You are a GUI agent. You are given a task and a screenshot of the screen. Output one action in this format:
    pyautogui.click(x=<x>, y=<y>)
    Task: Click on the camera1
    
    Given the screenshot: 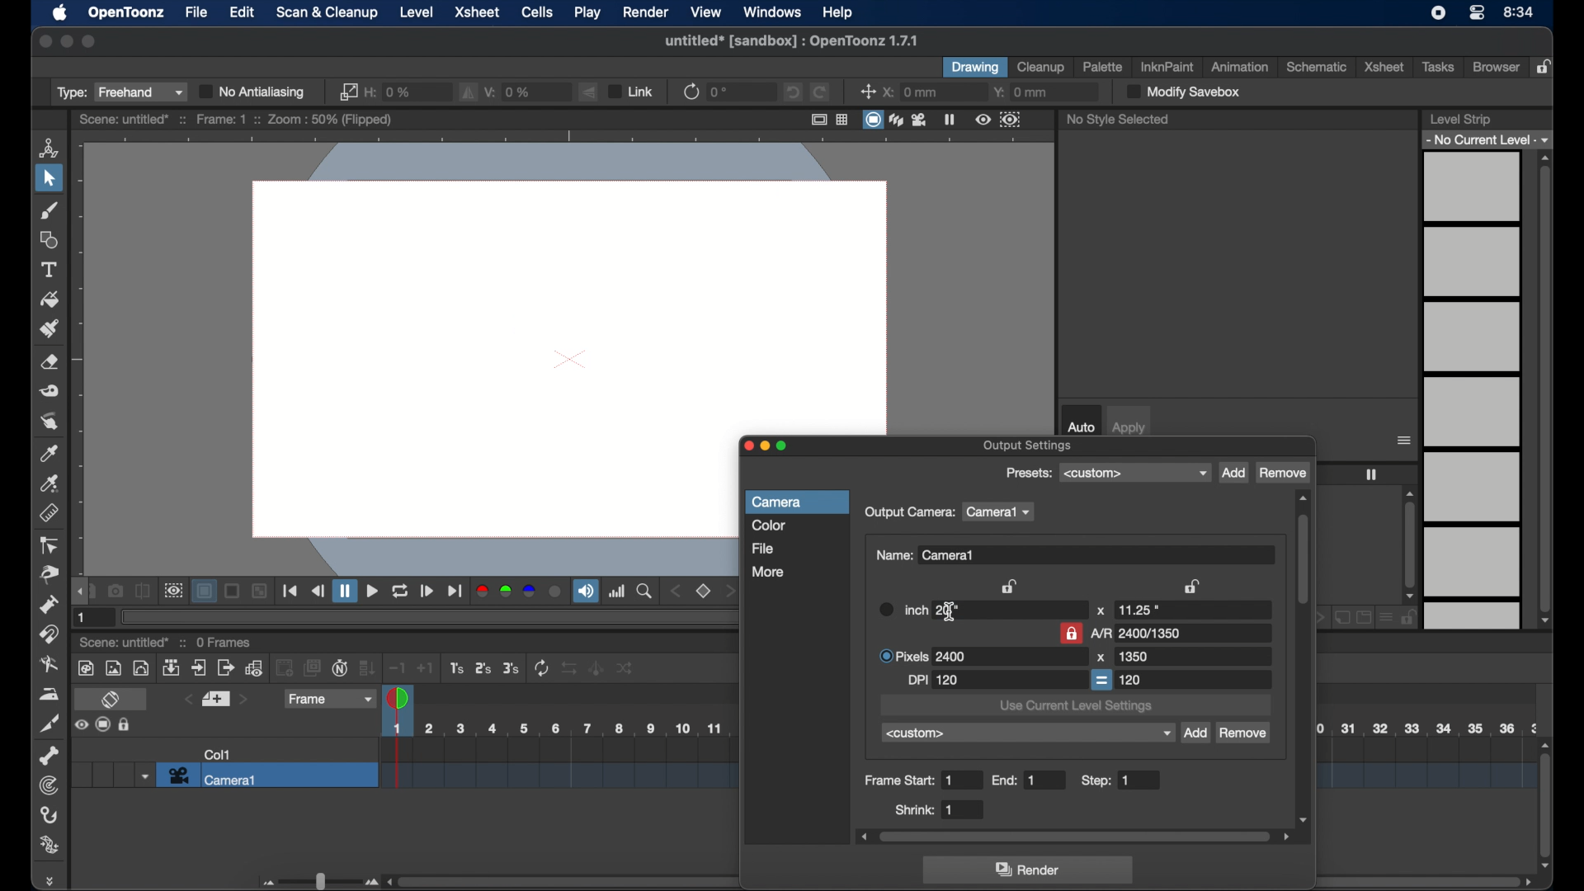 What is the action you would take?
    pyautogui.click(x=1001, y=512)
    